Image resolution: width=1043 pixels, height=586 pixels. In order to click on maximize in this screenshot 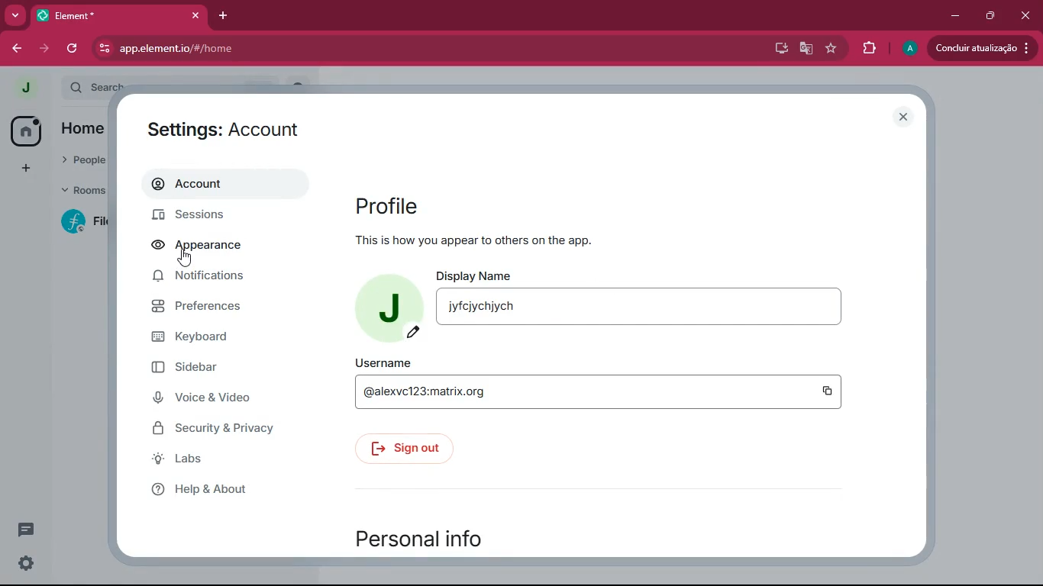, I will do `click(993, 14)`.